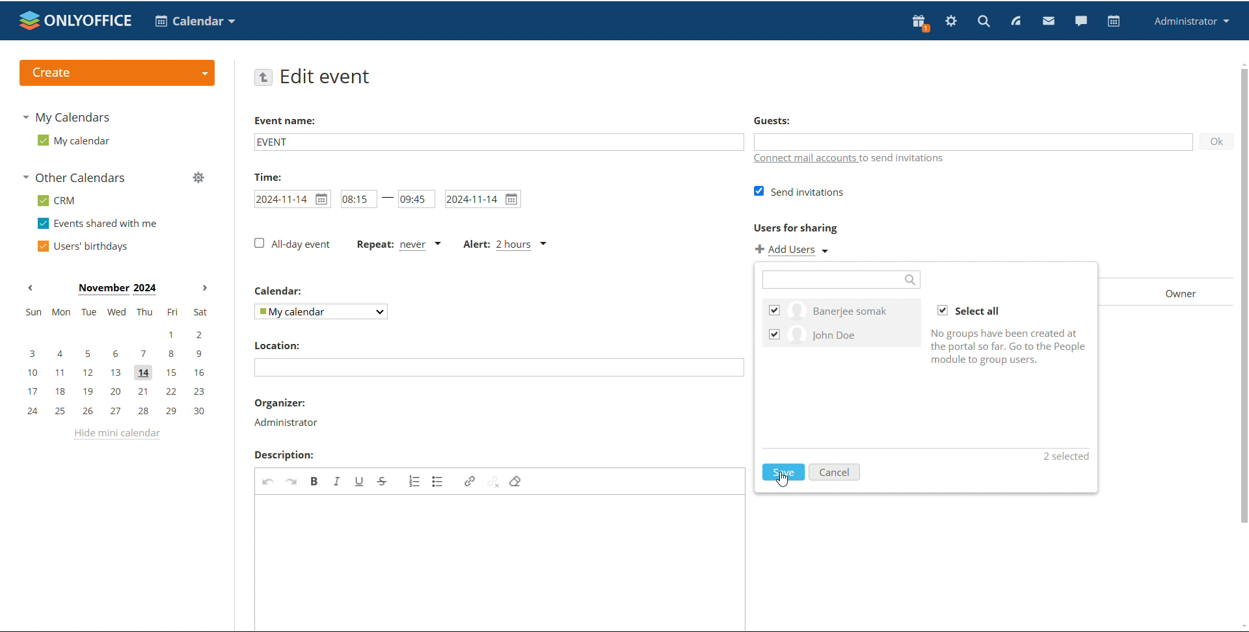  I want to click on crm, so click(57, 202).